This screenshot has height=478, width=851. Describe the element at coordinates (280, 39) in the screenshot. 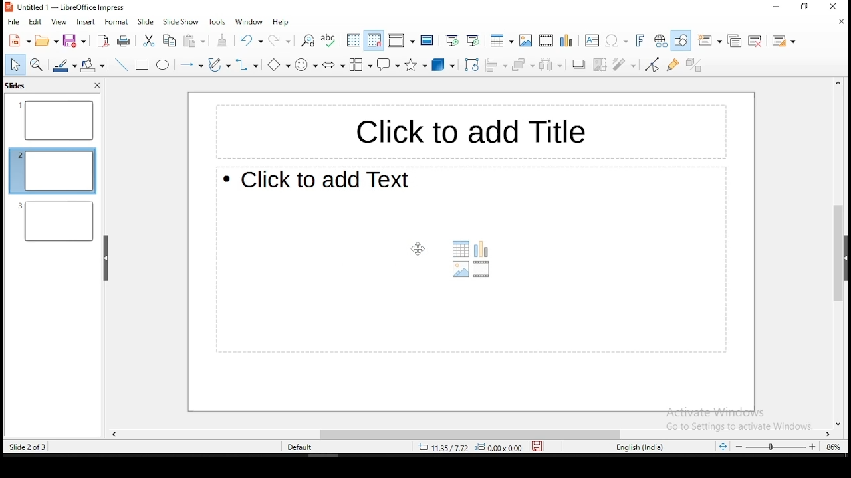

I see `redo` at that location.